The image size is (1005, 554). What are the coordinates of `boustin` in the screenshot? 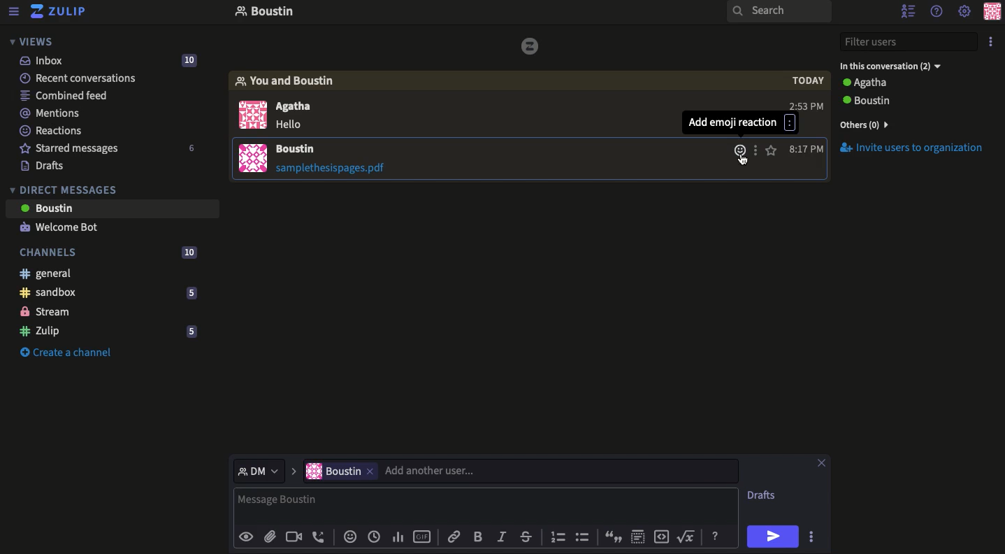 It's located at (333, 471).